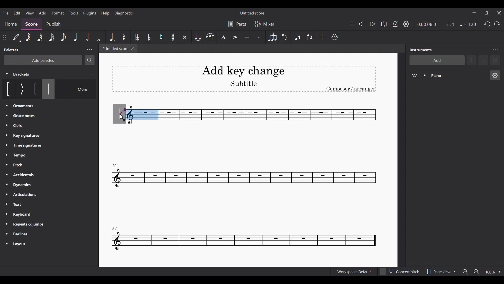  I want to click on Instruments settings, so click(495, 50).